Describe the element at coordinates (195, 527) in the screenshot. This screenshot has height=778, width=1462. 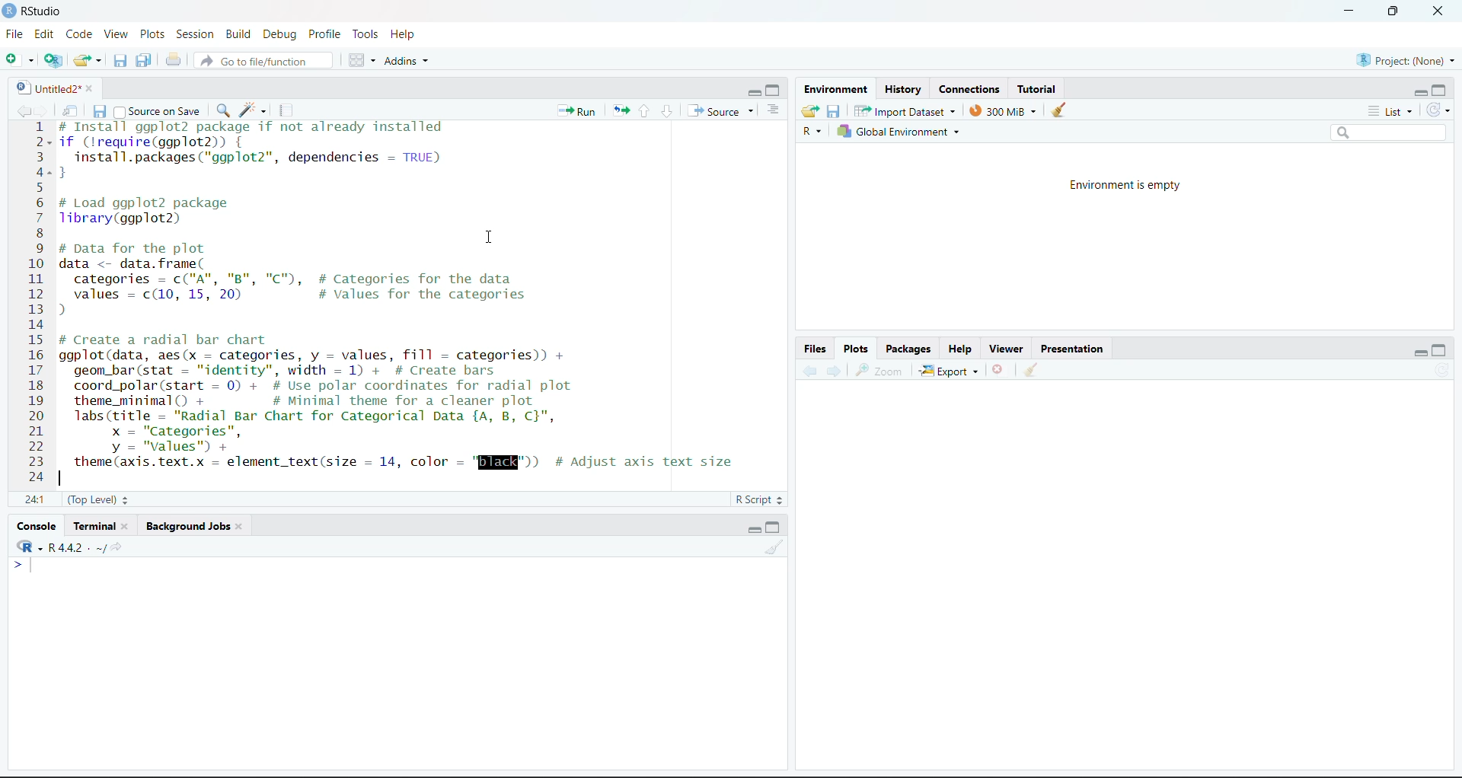
I see `Background Jobs` at that location.